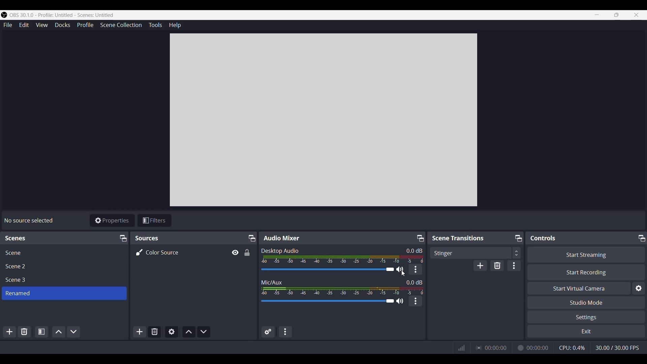 This screenshot has height=364, width=647. What do you see at coordinates (268, 332) in the screenshot?
I see `Advanced audio properties` at bounding box center [268, 332].